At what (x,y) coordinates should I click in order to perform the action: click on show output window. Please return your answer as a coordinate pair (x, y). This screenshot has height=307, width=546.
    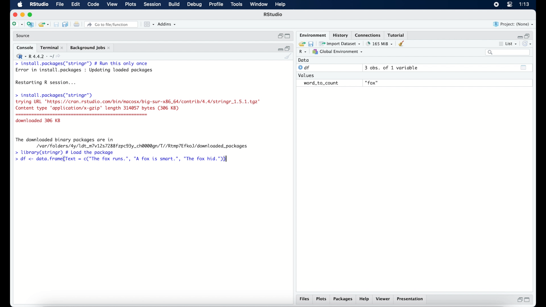
    Looking at the image, I should click on (524, 67).